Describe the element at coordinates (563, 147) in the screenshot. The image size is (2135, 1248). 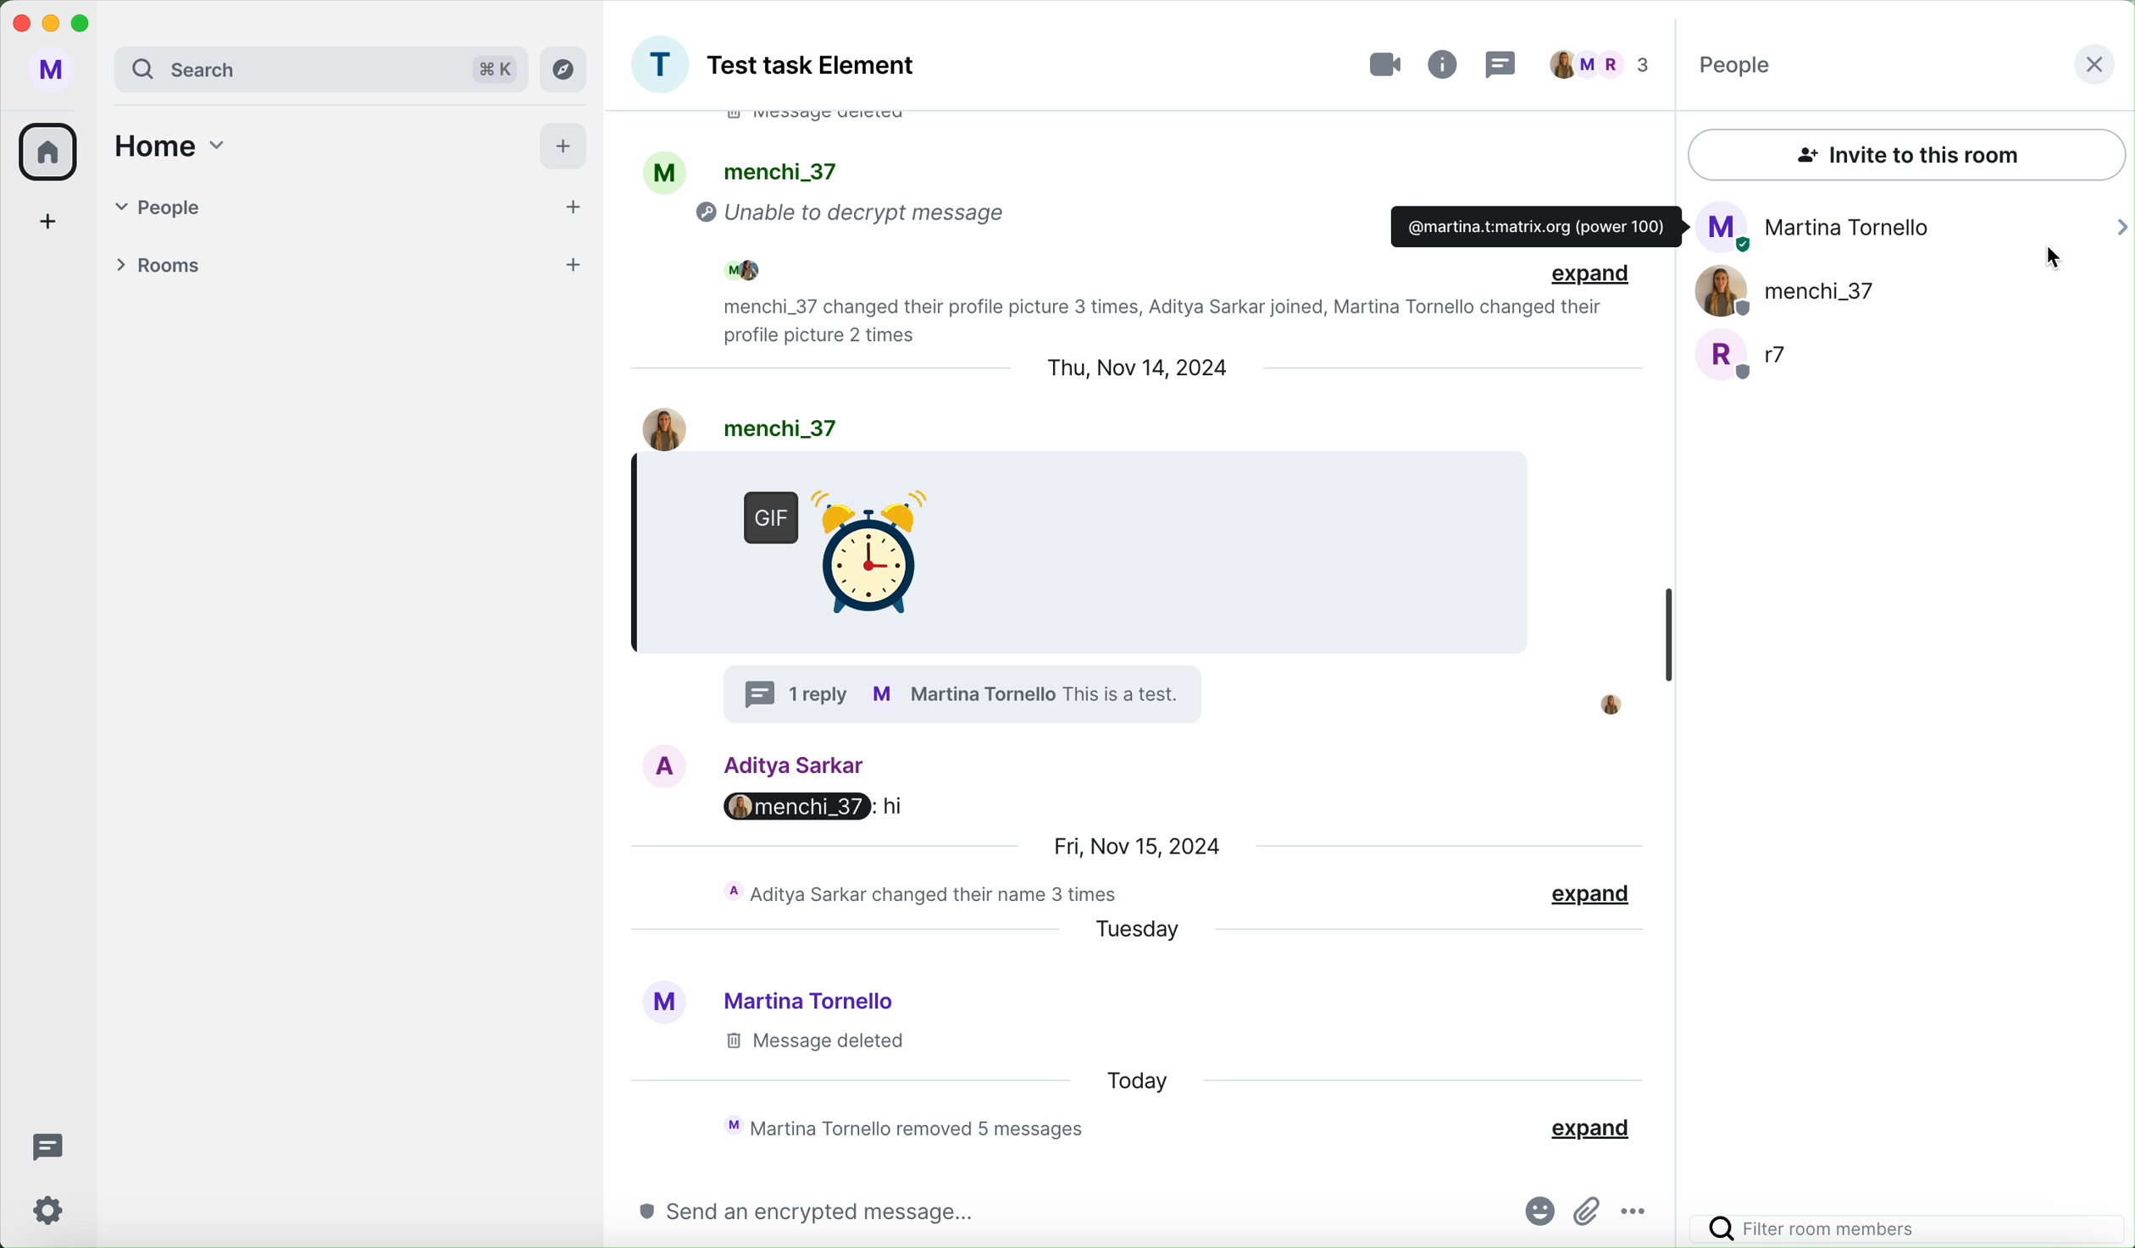
I see `add` at that location.